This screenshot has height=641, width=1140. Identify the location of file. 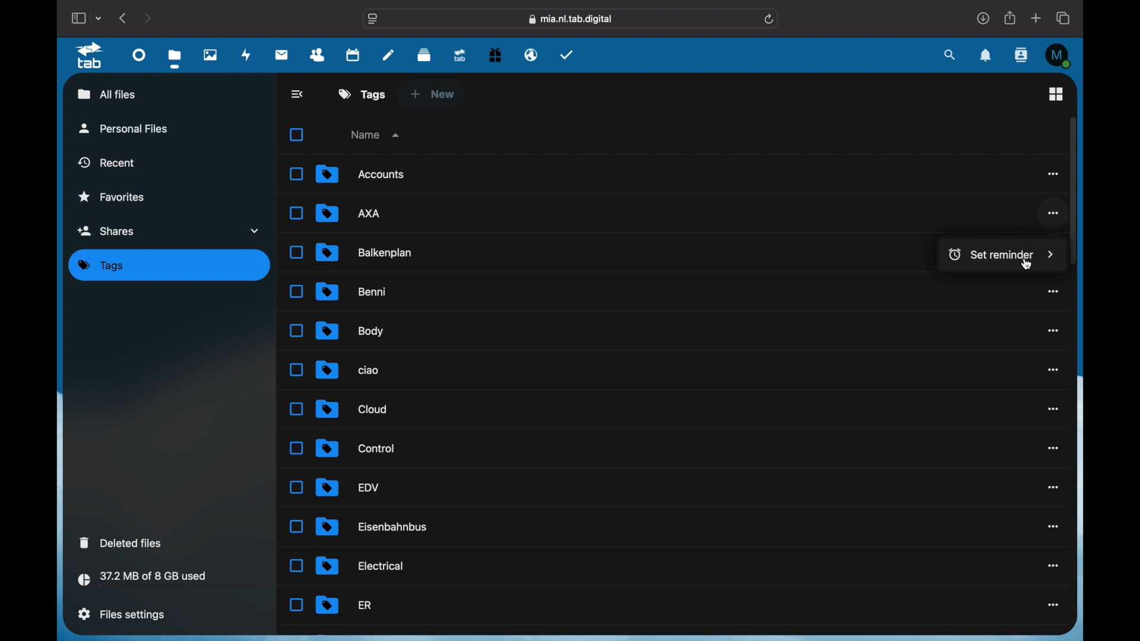
(348, 487).